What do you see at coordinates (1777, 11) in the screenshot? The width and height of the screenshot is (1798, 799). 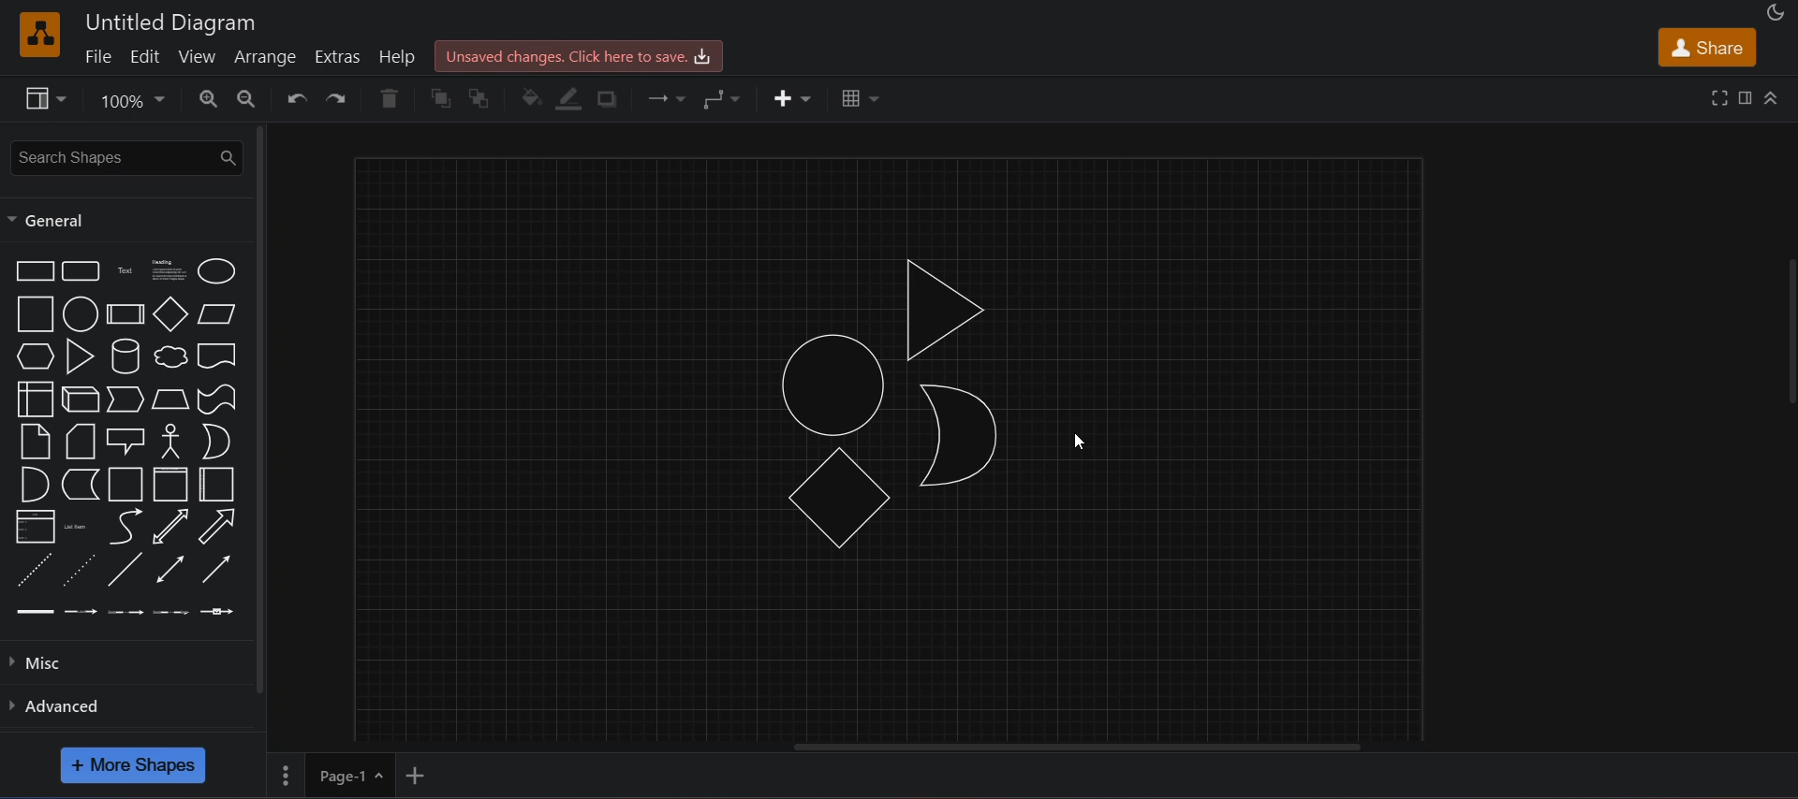 I see `appearance` at bounding box center [1777, 11].